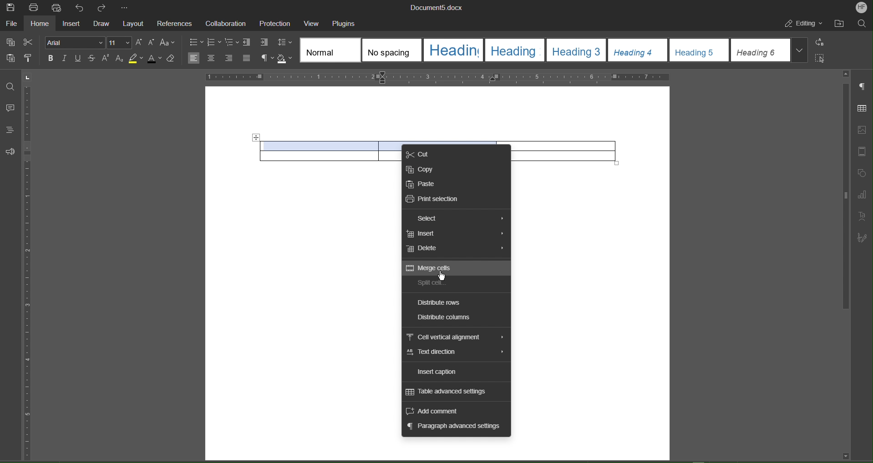 Image resolution: width=873 pixels, height=463 pixels. Describe the element at coordinates (214, 43) in the screenshot. I see `numbering` at that location.